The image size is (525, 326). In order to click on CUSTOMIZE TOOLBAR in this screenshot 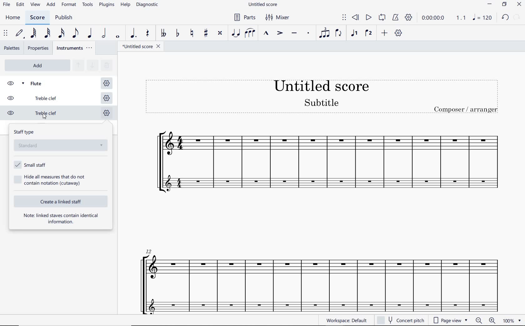, I will do `click(398, 33)`.